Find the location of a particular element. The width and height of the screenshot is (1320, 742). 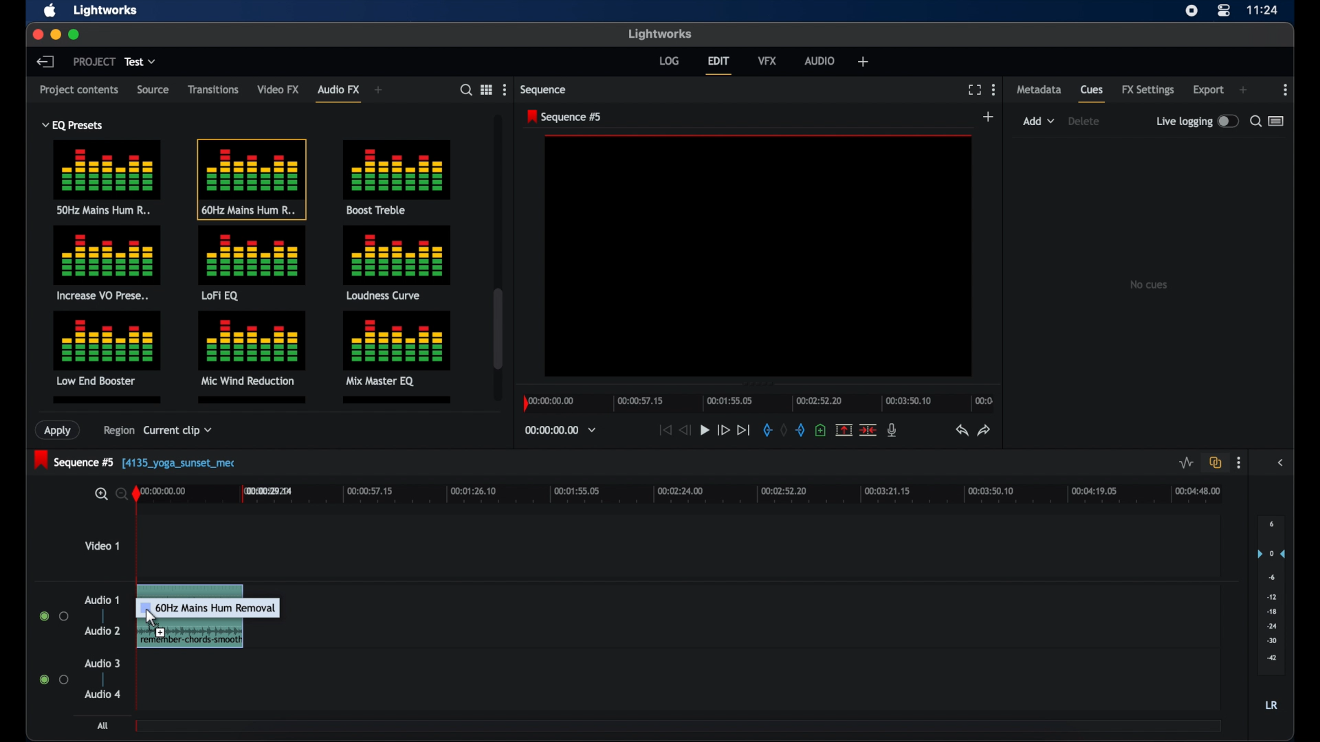

audio 2 is located at coordinates (102, 630).